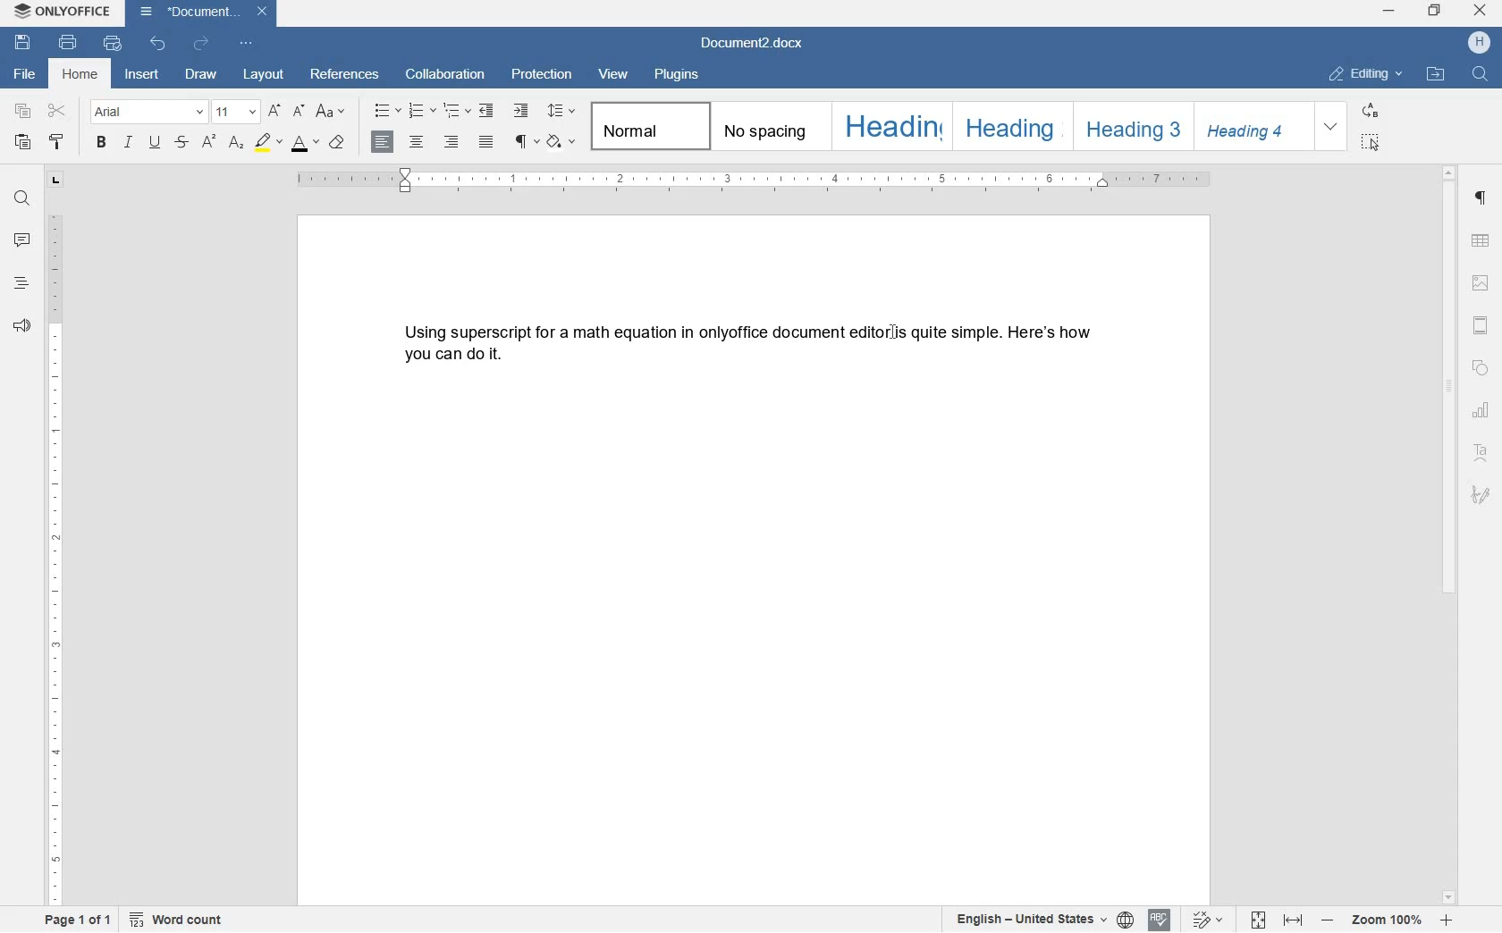 The height and width of the screenshot is (933, 1502). Describe the element at coordinates (129, 145) in the screenshot. I see `italic` at that location.